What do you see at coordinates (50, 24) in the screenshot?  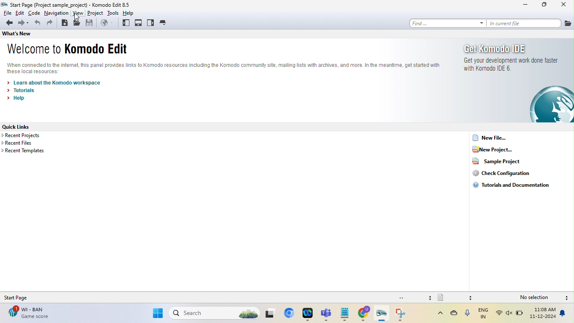 I see `redo` at bounding box center [50, 24].